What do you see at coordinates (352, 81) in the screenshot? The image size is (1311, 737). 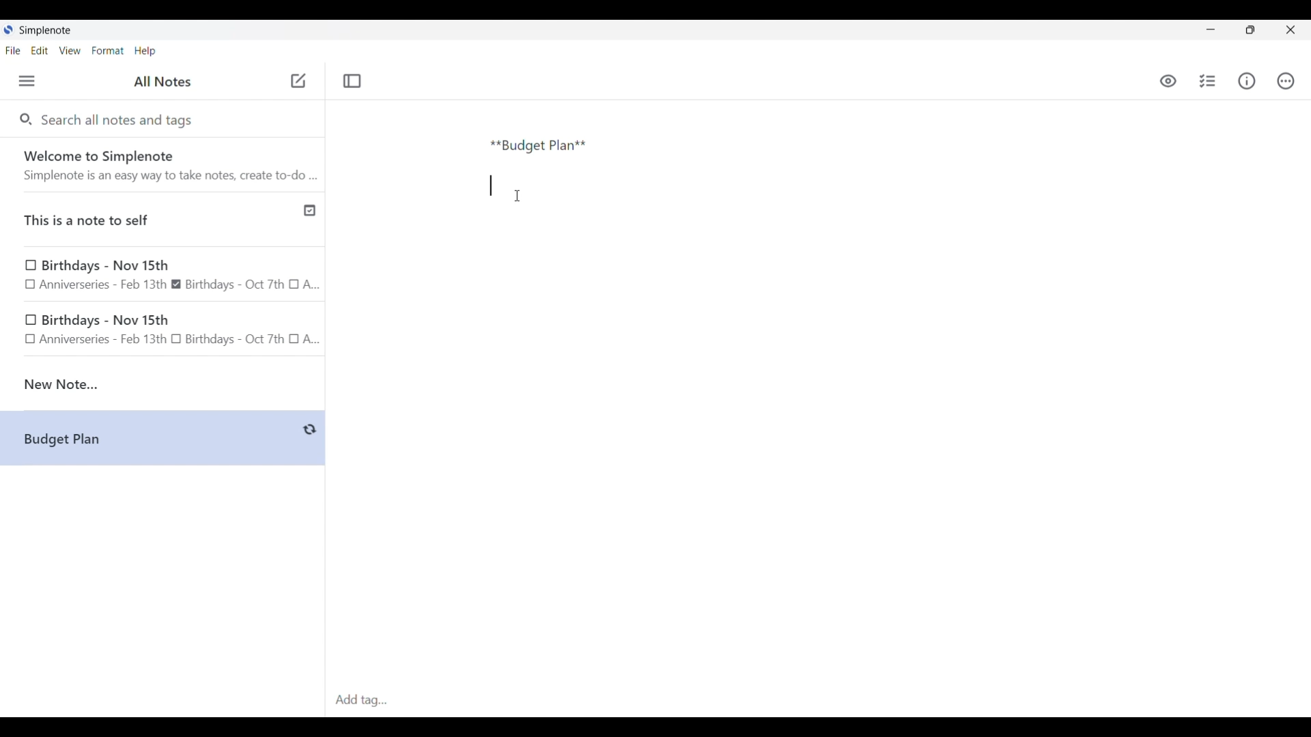 I see `Toggle focus mode` at bounding box center [352, 81].